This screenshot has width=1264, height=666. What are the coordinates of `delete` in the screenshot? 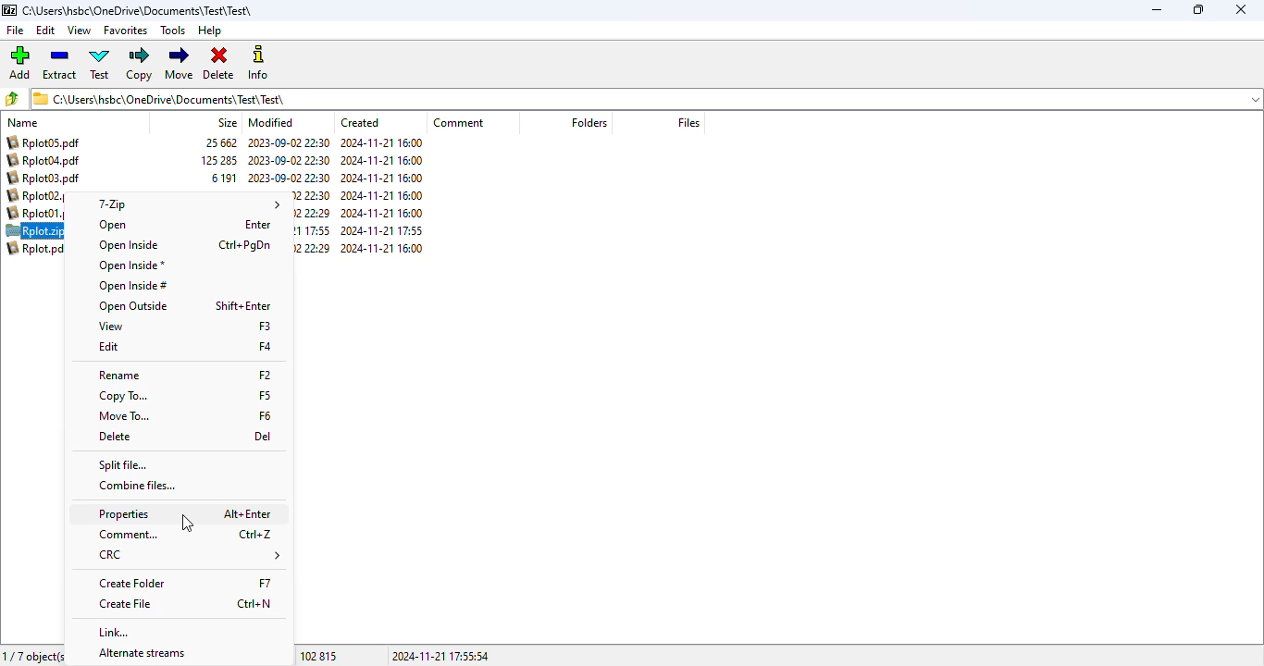 It's located at (116, 438).